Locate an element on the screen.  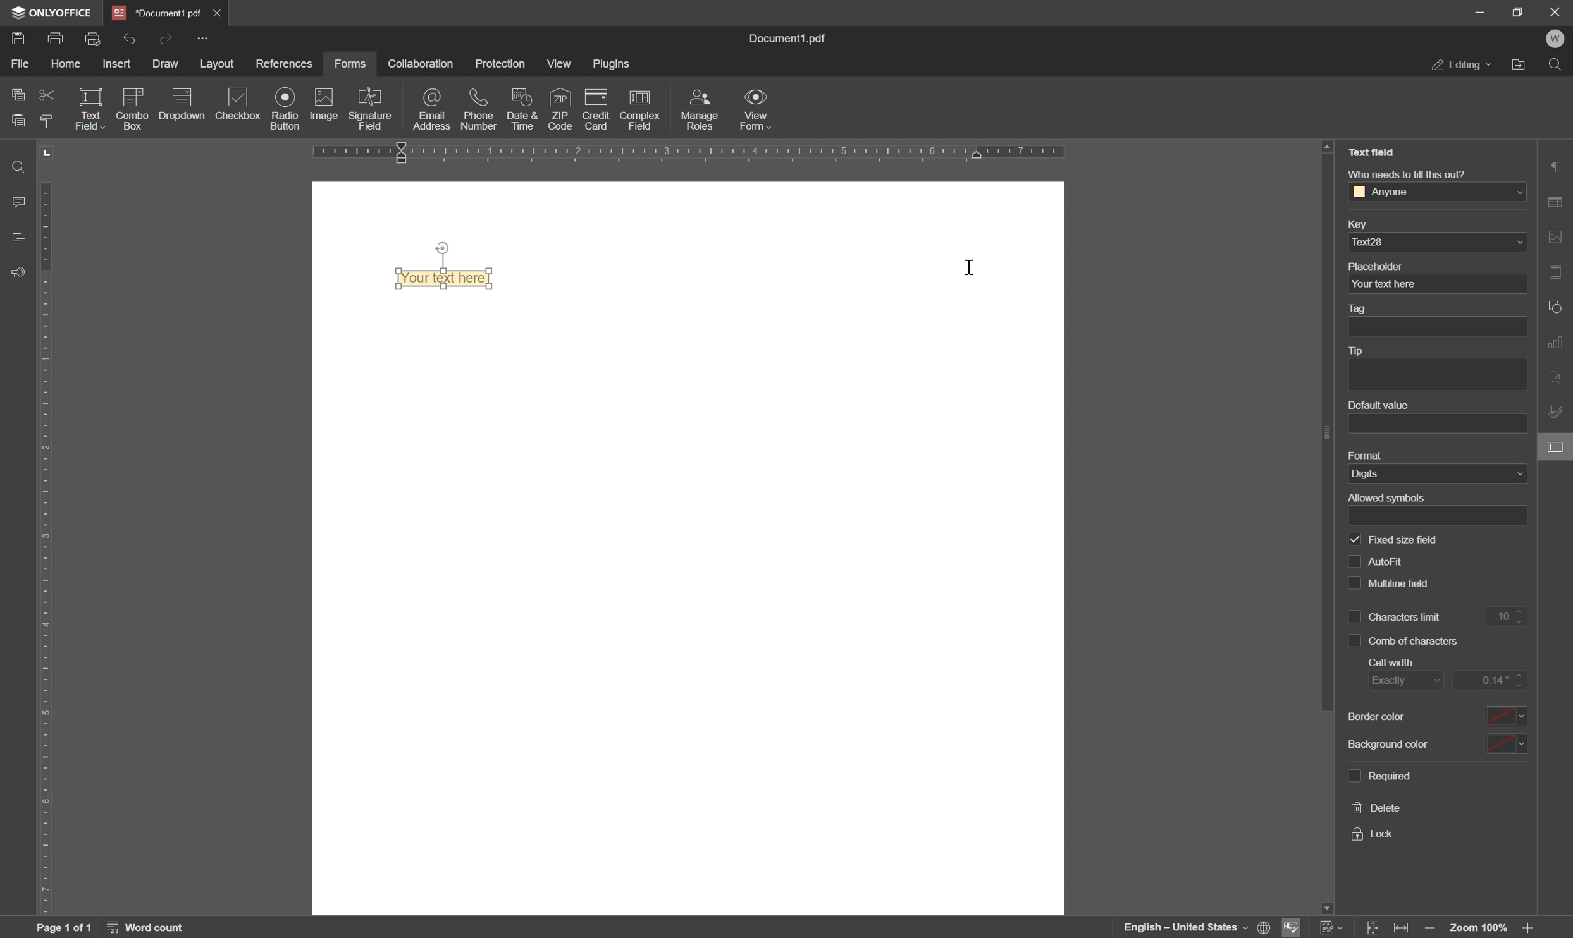
phone number is located at coordinates (478, 111).